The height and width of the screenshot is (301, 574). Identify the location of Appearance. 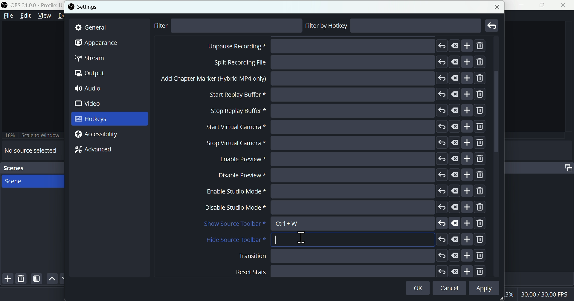
(96, 44).